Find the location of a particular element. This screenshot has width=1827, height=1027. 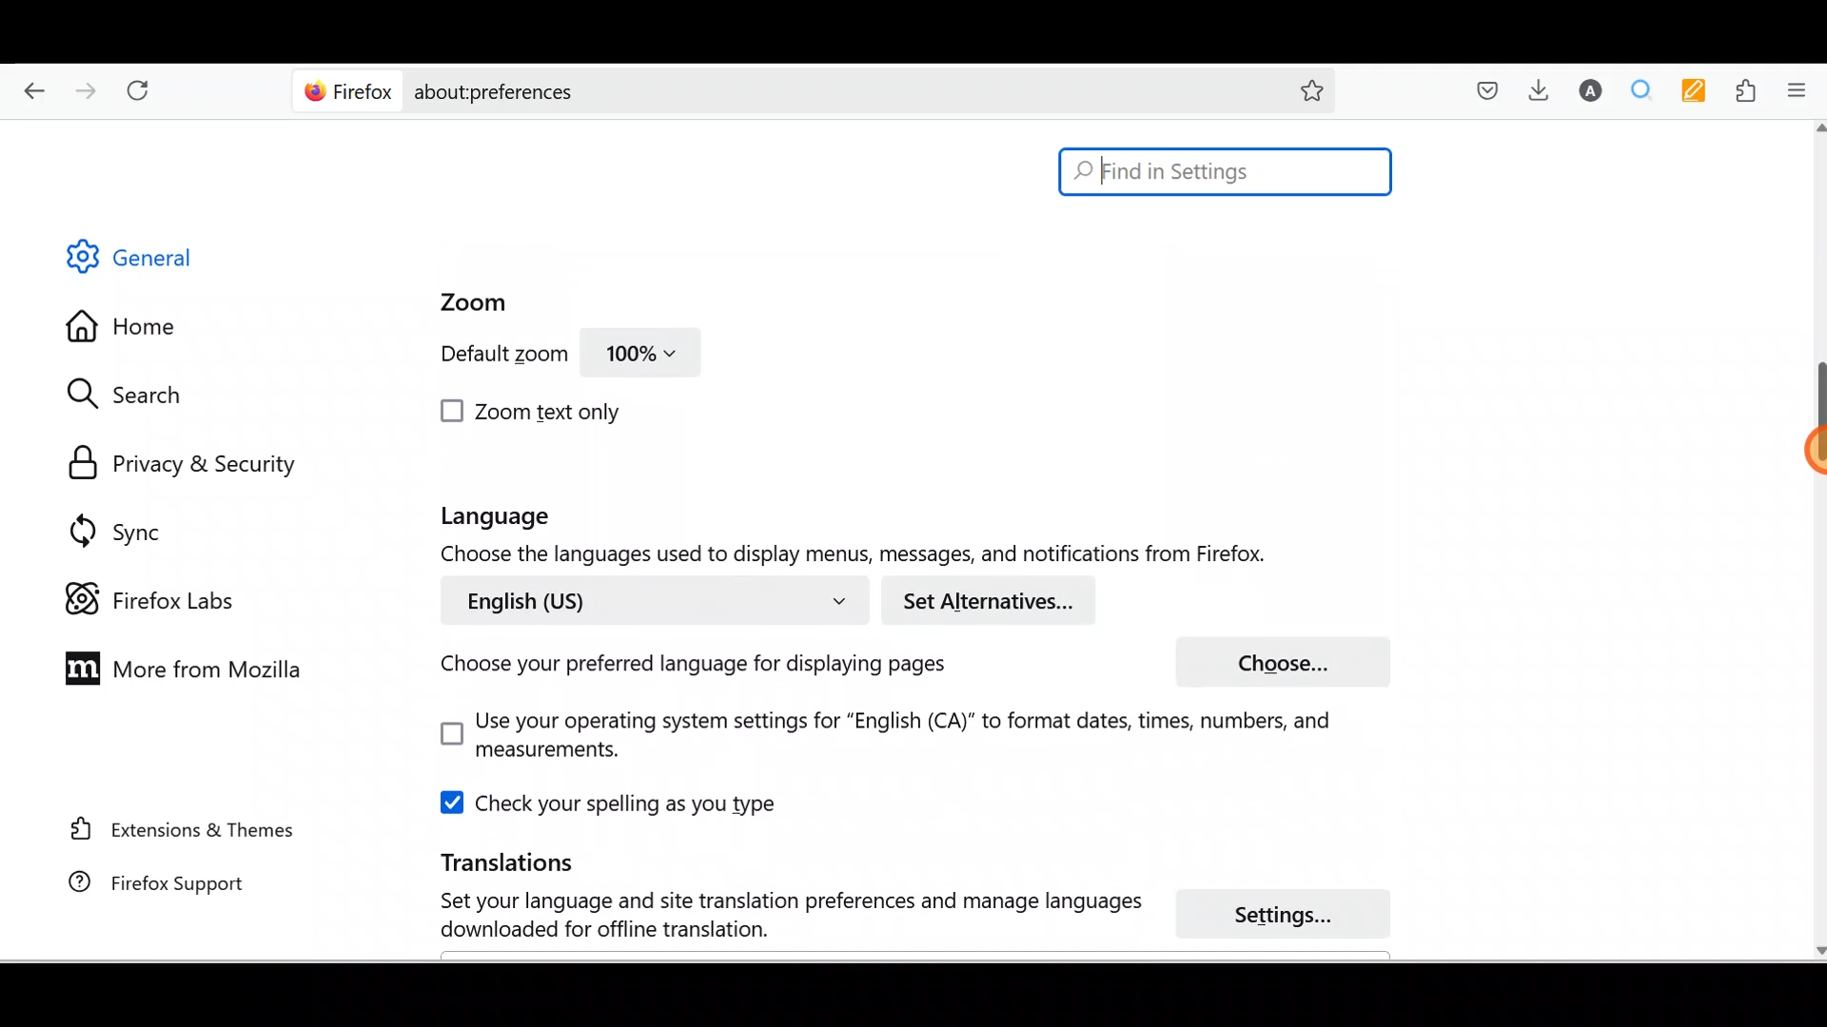

Downloads is located at coordinates (1534, 89).